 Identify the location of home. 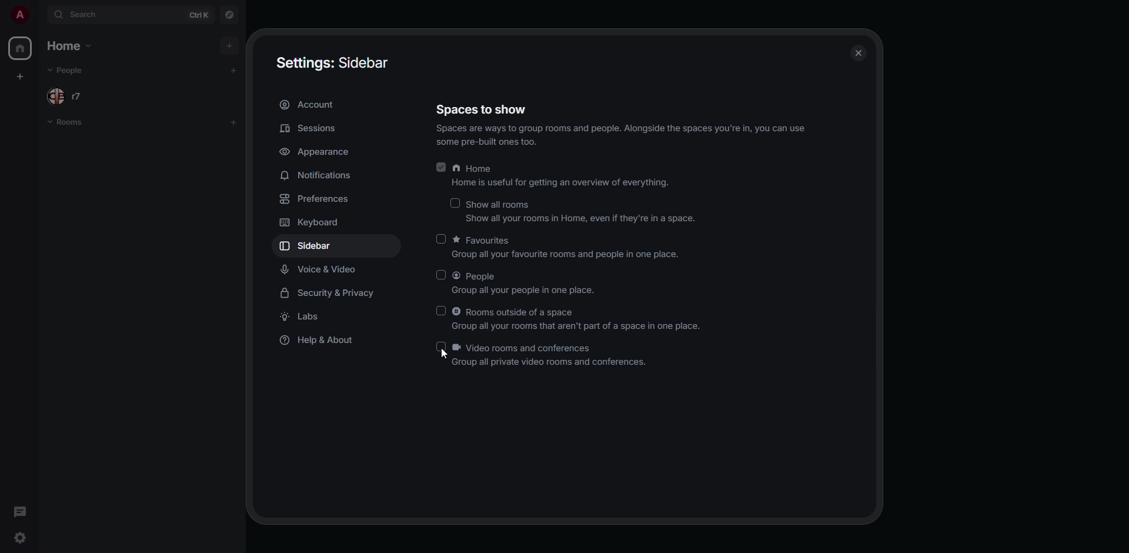
(66, 46).